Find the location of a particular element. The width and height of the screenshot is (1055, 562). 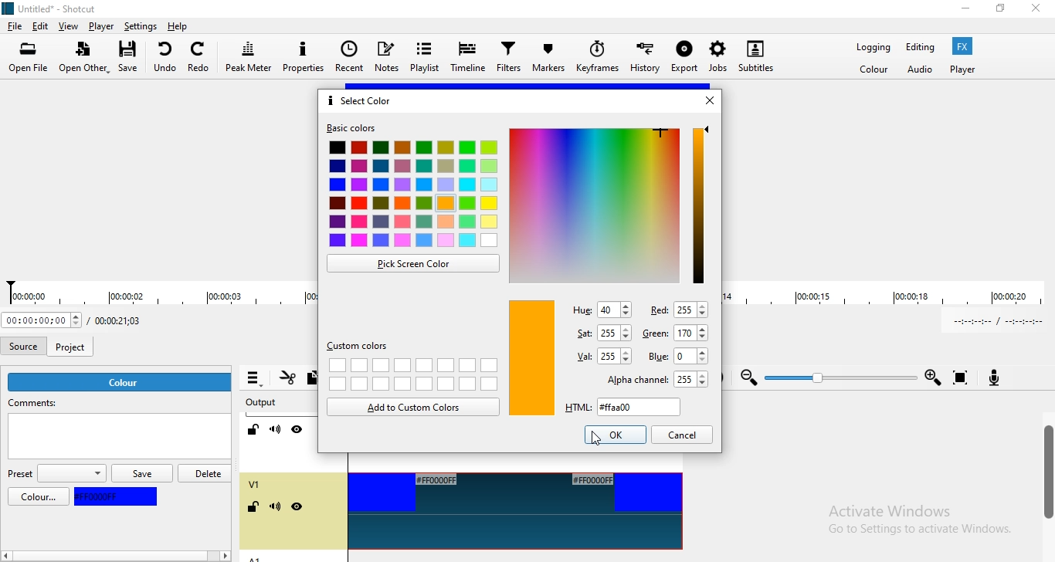

Total duration is located at coordinates (125, 320).